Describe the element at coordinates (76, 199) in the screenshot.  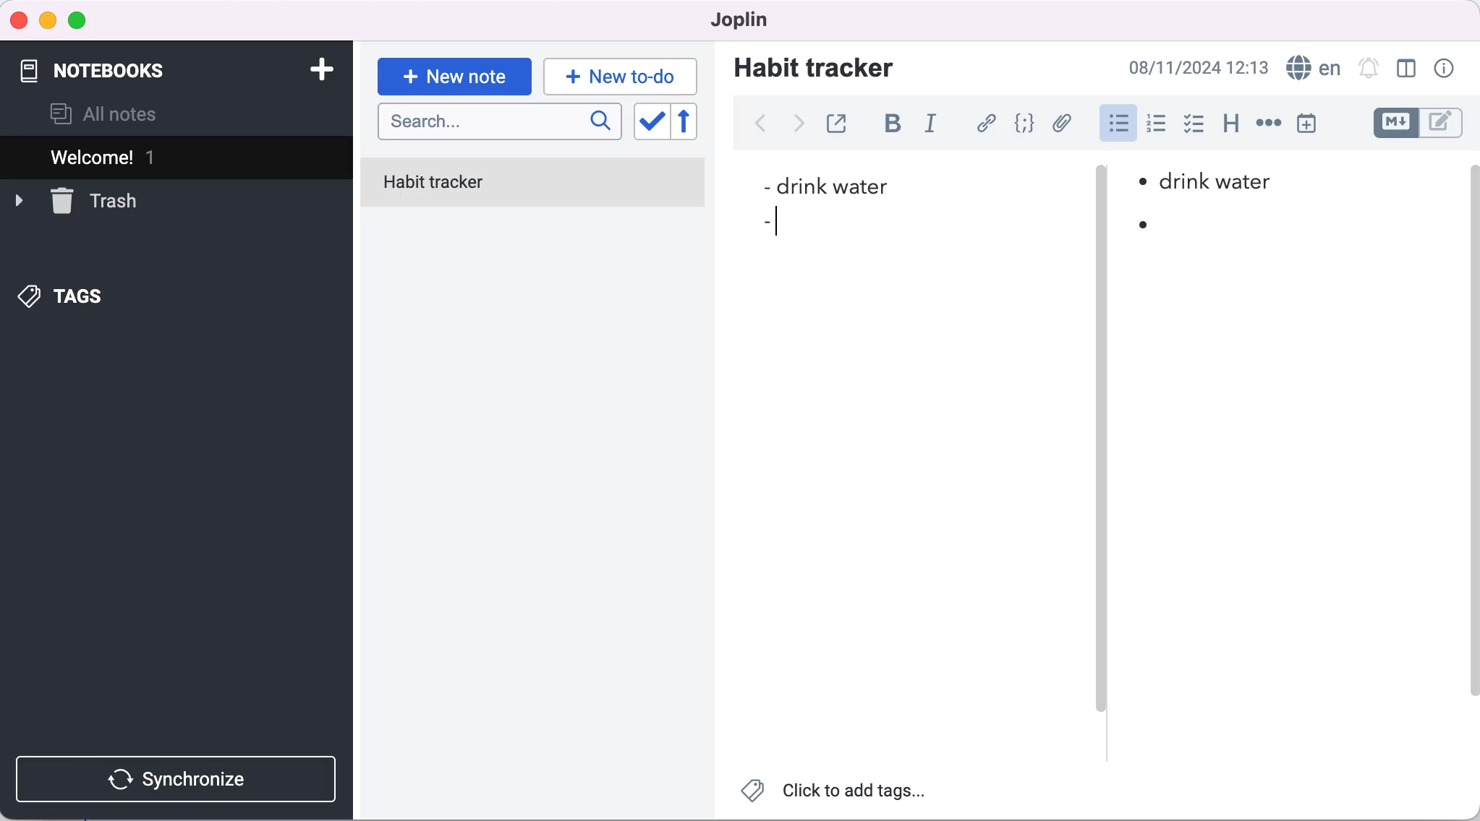
I see `trash` at that location.